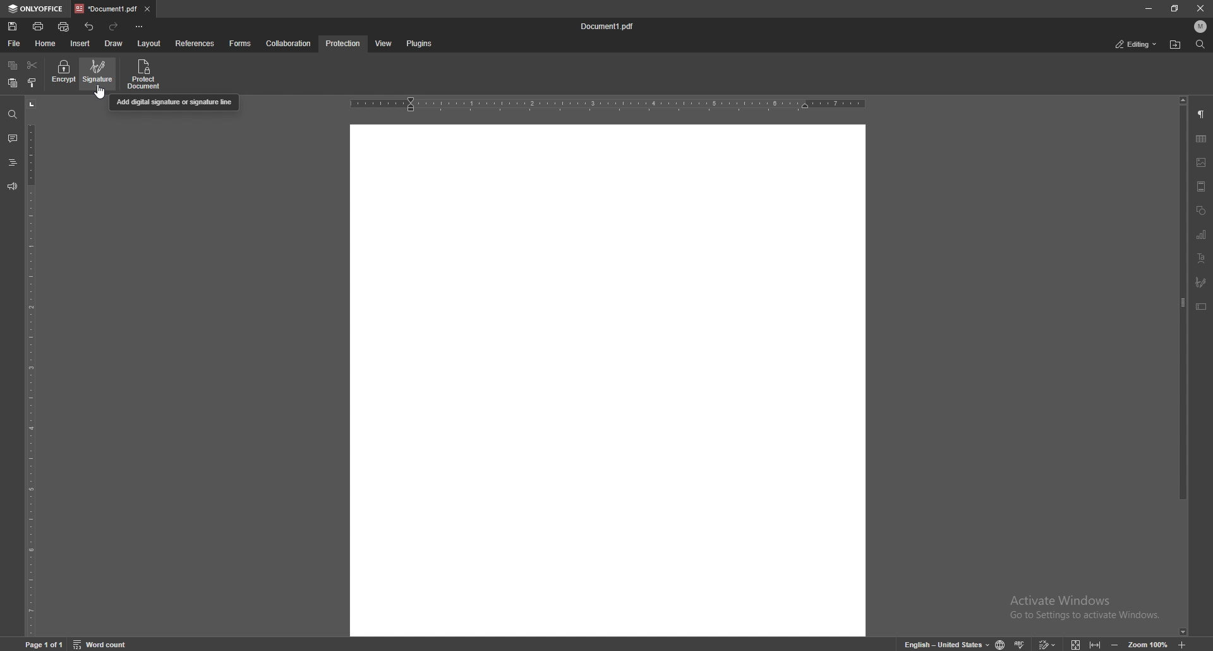 Image resolution: width=1213 pixels, height=651 pixels. What do you see at coordinates (1201, 115) in the screenshot?
I see `paragraph` at bounding box center [1201, 115].